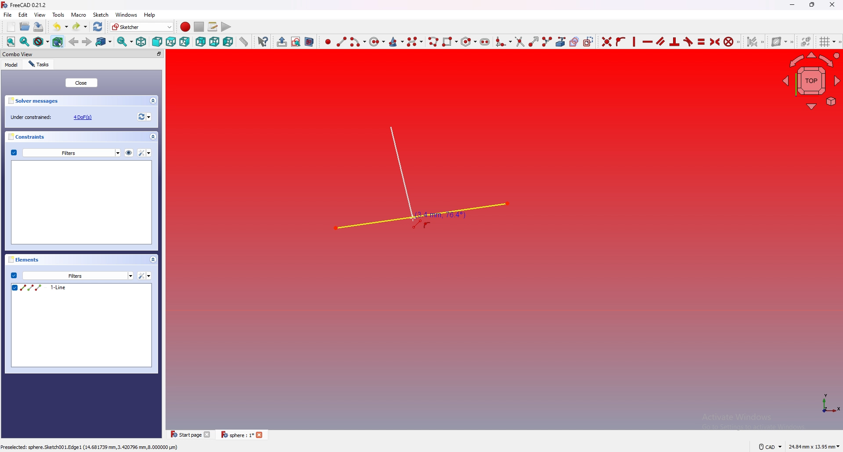 The height and width of the screenshot is (452, 843). What do you see at coordinates (589, 42) in the screenshot?
I see `Toggle construction geometry` at bounding box center [589, 42].